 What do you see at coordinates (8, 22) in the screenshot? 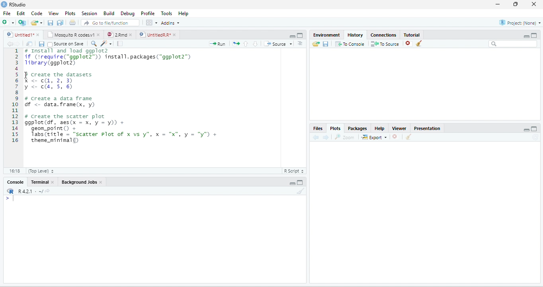
I see `New file` at bounding box center [8, 22].